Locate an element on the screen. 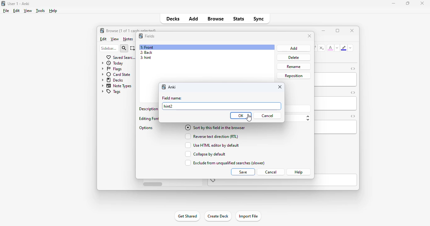  note types is located at coordinates (117, 86).